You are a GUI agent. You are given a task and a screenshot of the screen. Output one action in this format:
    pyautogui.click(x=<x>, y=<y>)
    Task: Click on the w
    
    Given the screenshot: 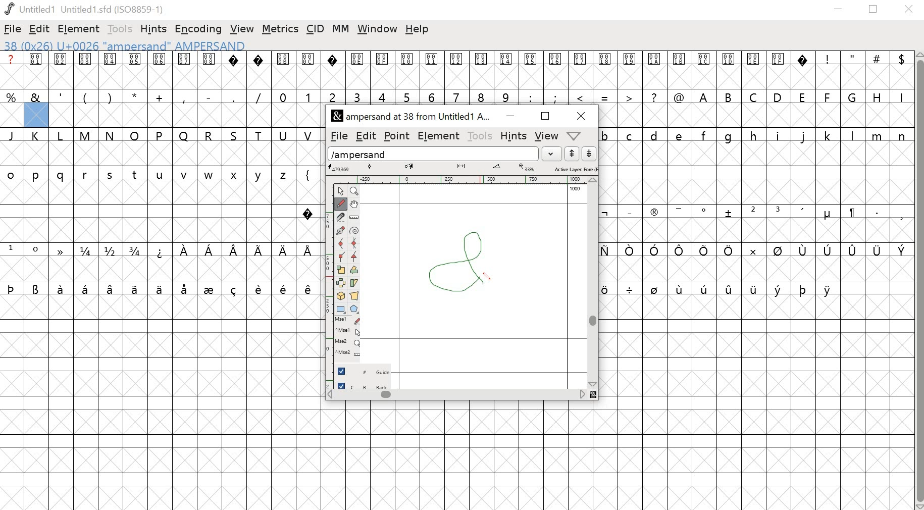 What is the action you would take?
    pyautogui.click(x=209, y=176)
    